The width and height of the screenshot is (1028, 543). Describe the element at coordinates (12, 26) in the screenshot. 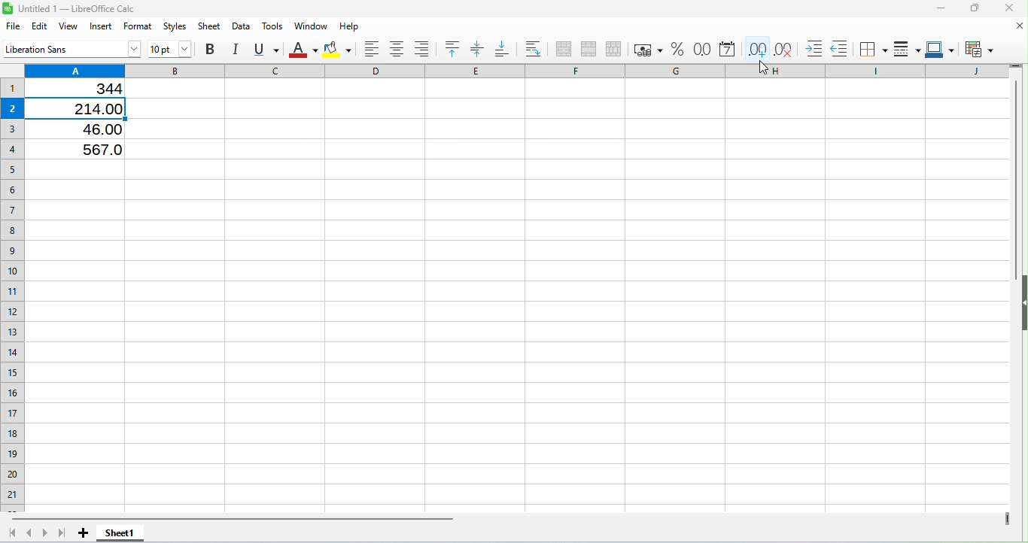

I see `File` at that location.